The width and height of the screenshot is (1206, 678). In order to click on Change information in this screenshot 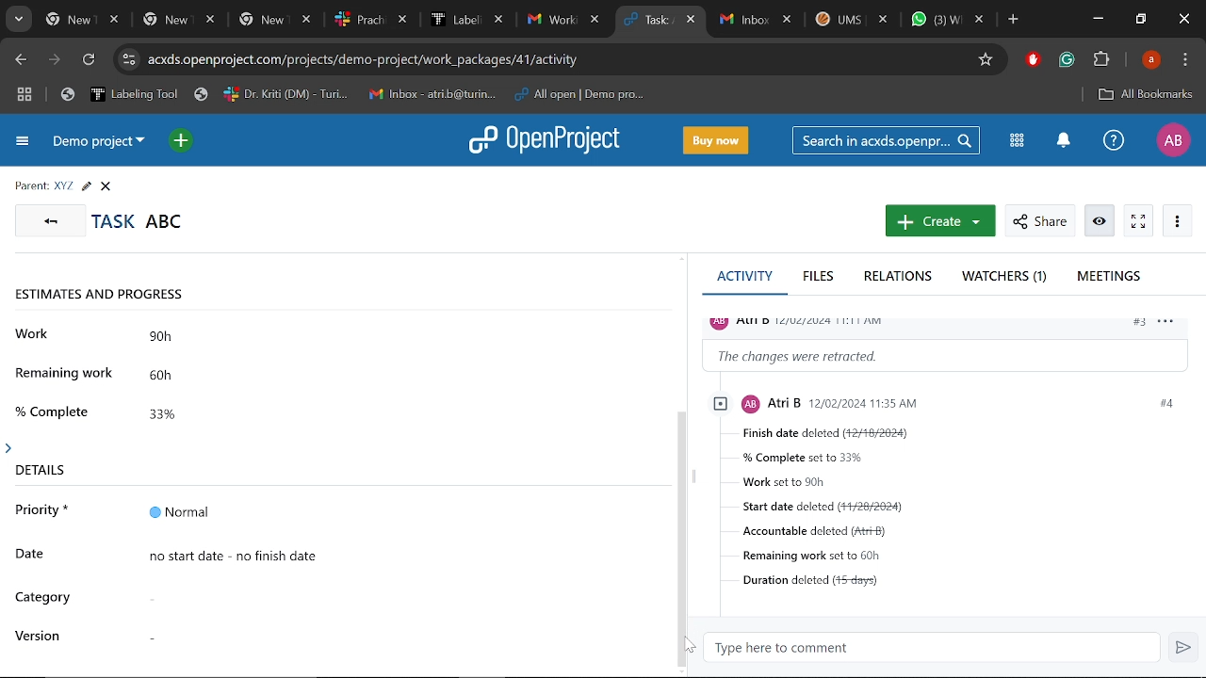, I will do `click(948, 355)`.